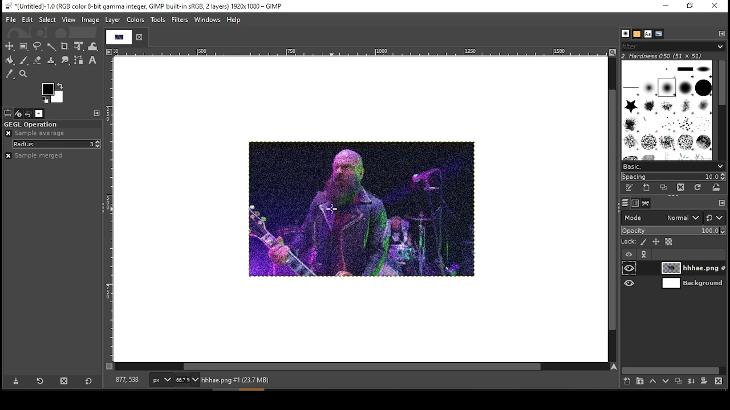 This screenshot has width=730, height=410. Describe the element at coordinates (668, 110) in the screenshot. I see `brushes` at that location.